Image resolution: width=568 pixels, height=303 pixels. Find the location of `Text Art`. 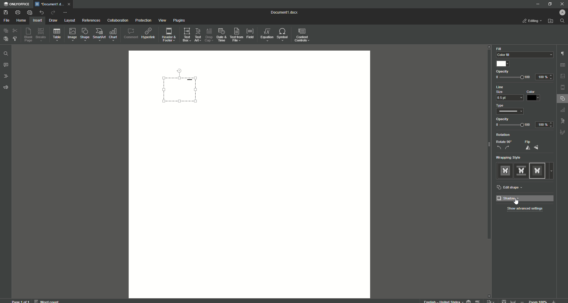

Text Art is located at coordinates (197, 36).